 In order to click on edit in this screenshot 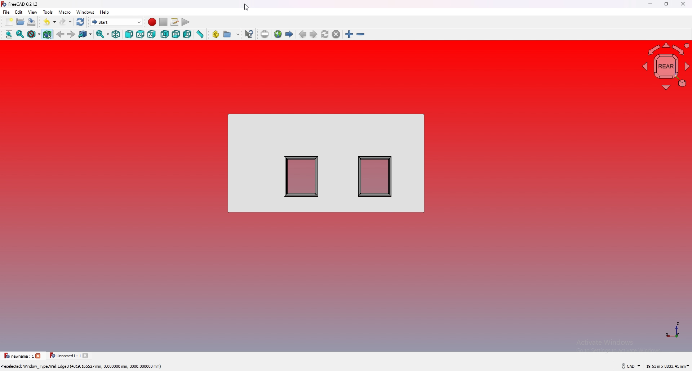, I will do `click(19, 12)`.